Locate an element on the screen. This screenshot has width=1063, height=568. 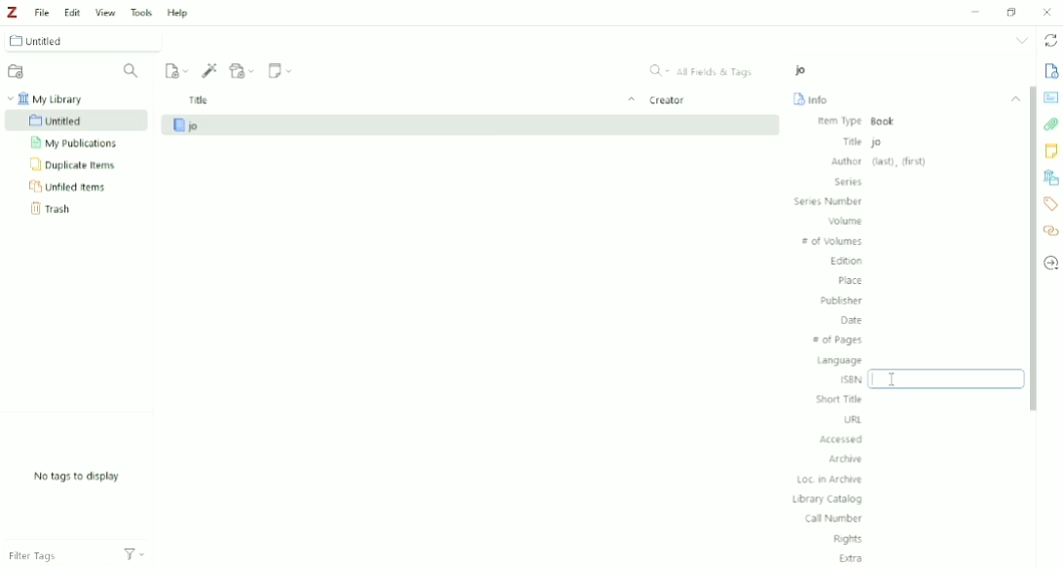
File is located at coordinates (41, 12).